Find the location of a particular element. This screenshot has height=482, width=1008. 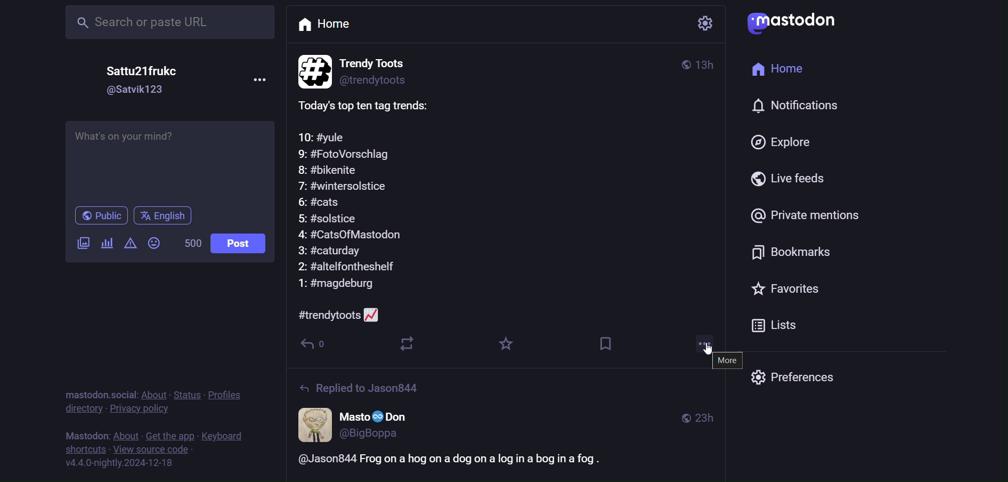

add a poll is located at coordinates (105, 246).